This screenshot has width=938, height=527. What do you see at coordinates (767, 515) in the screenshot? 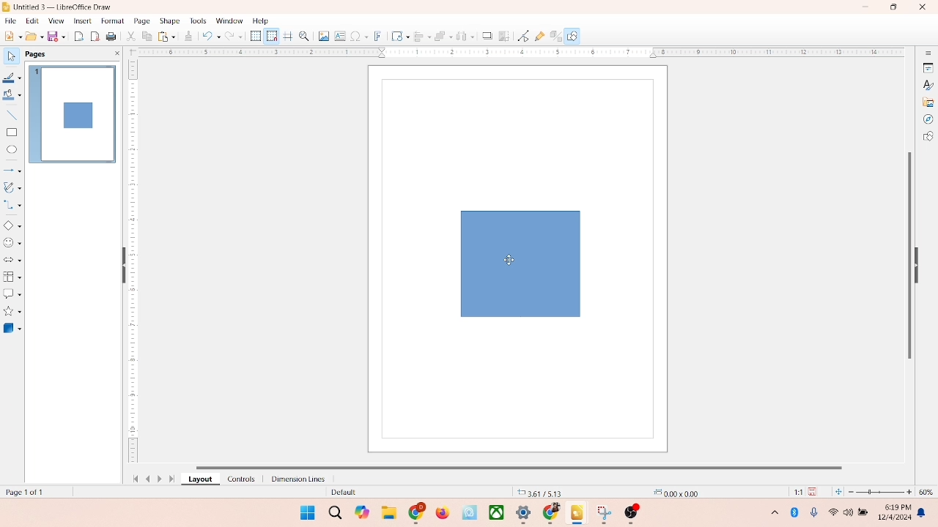
I see `hidden icons` at bounding box center [767, 515].